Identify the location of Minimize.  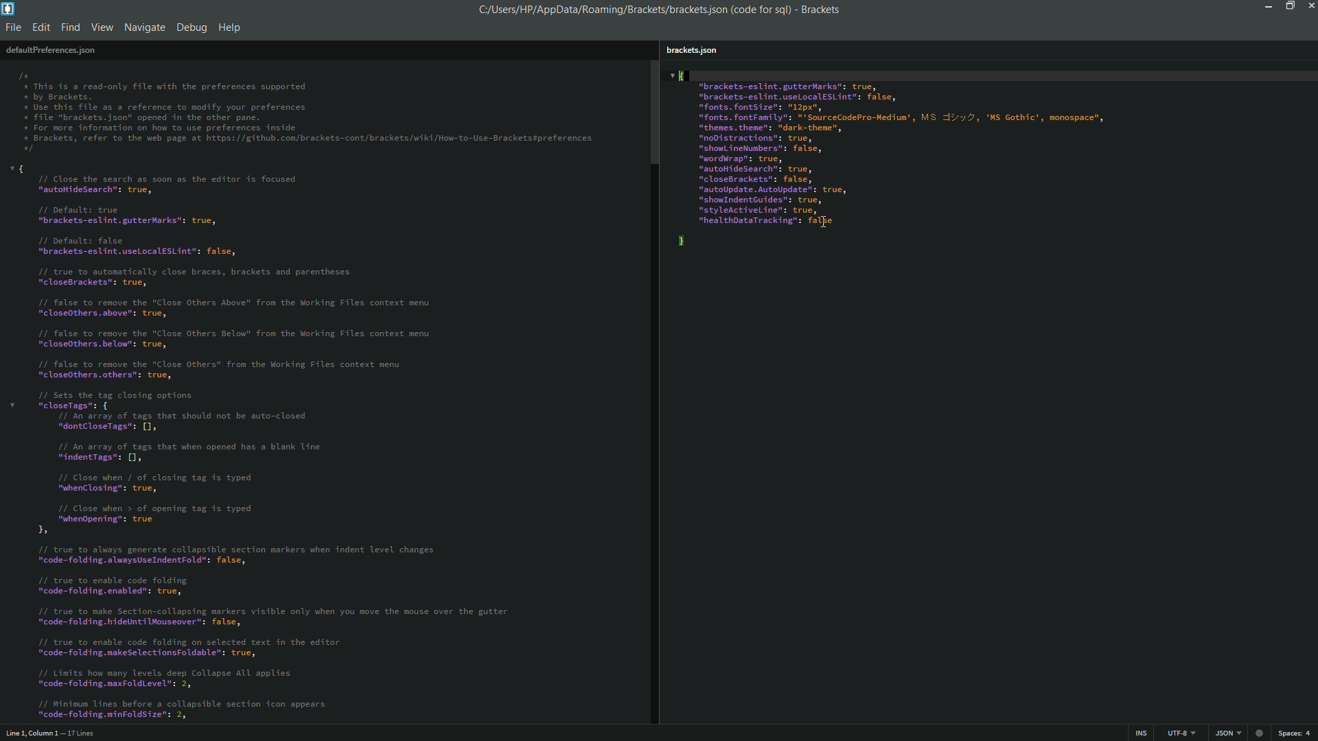
(1266, 5).